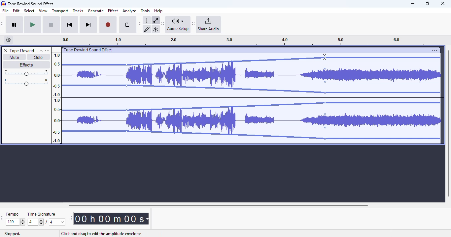 This screenshot has width=451, height=237. I want to click on play, so click(33, 25).